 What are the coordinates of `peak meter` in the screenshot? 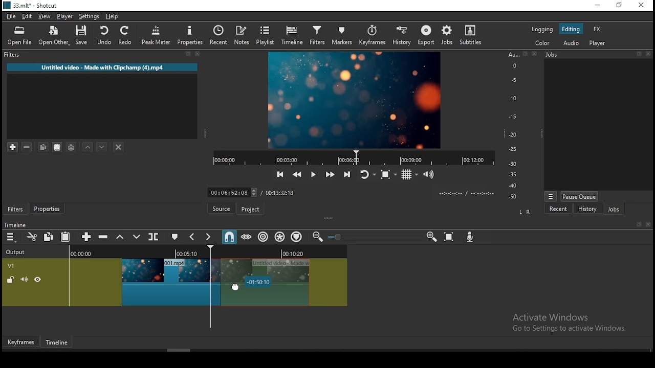 It's located at (157, 35).